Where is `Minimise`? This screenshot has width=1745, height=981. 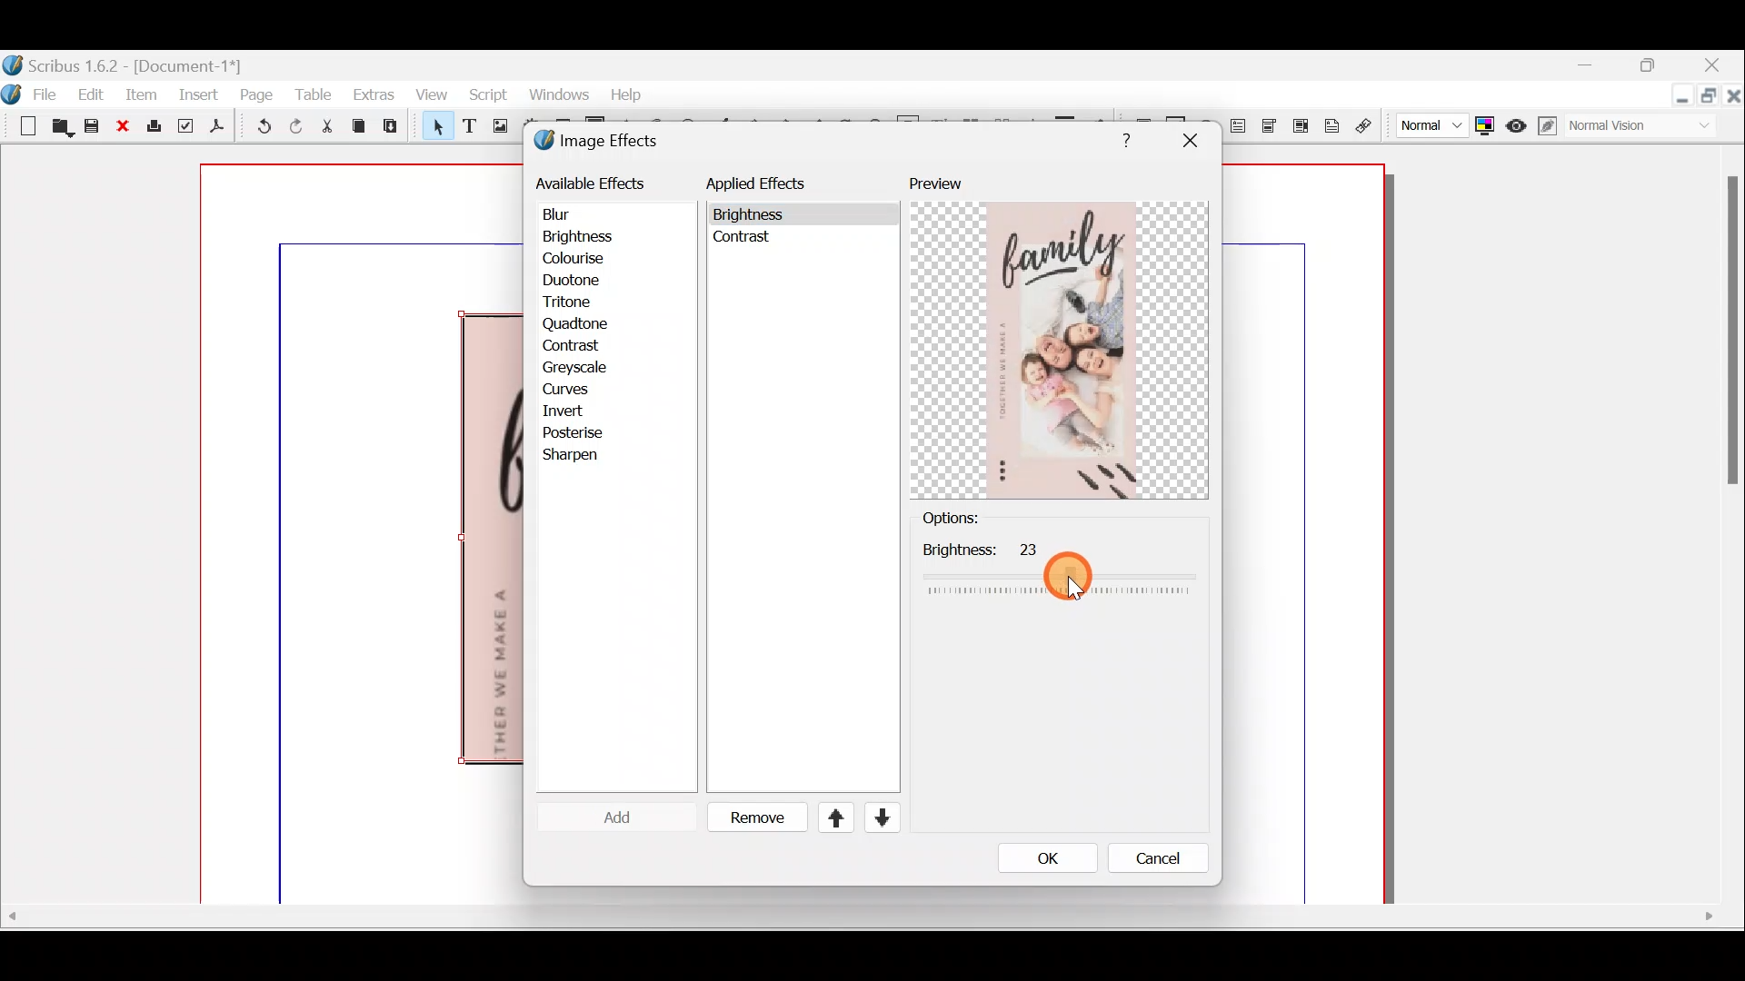 Minimise is located at coordinates (1597, 66).